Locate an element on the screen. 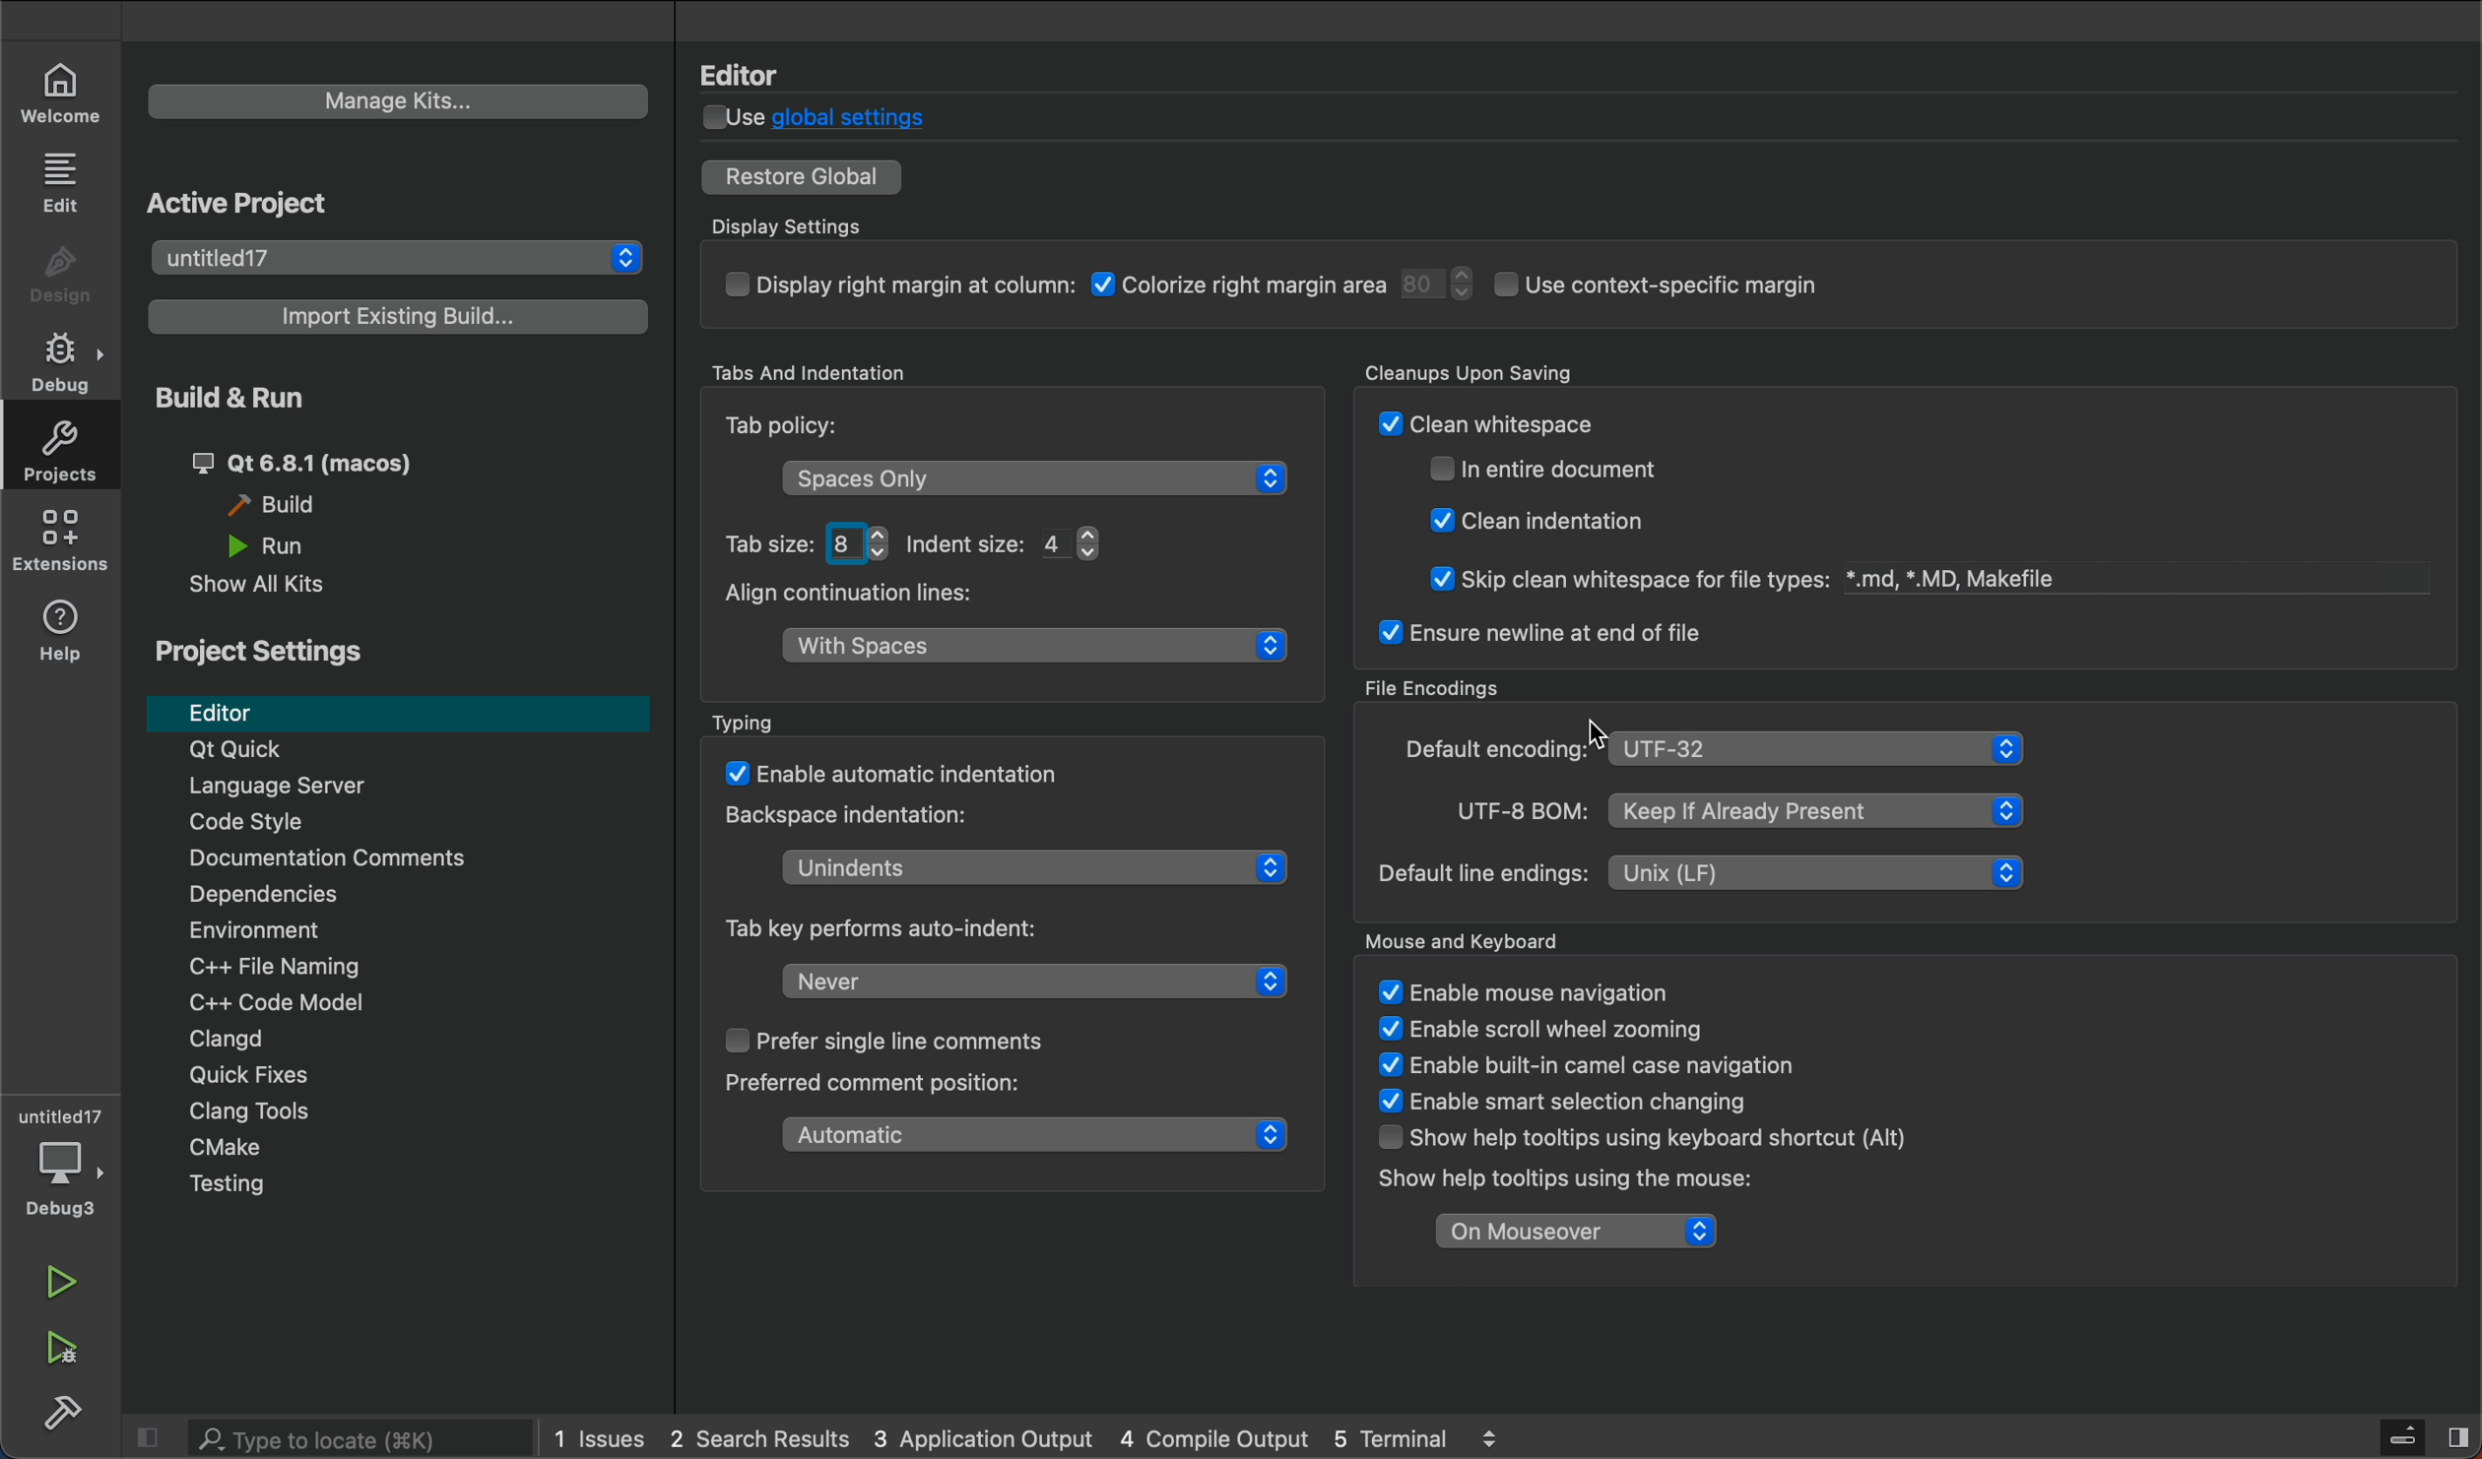  Environment  is located at coordinates (388, 931).